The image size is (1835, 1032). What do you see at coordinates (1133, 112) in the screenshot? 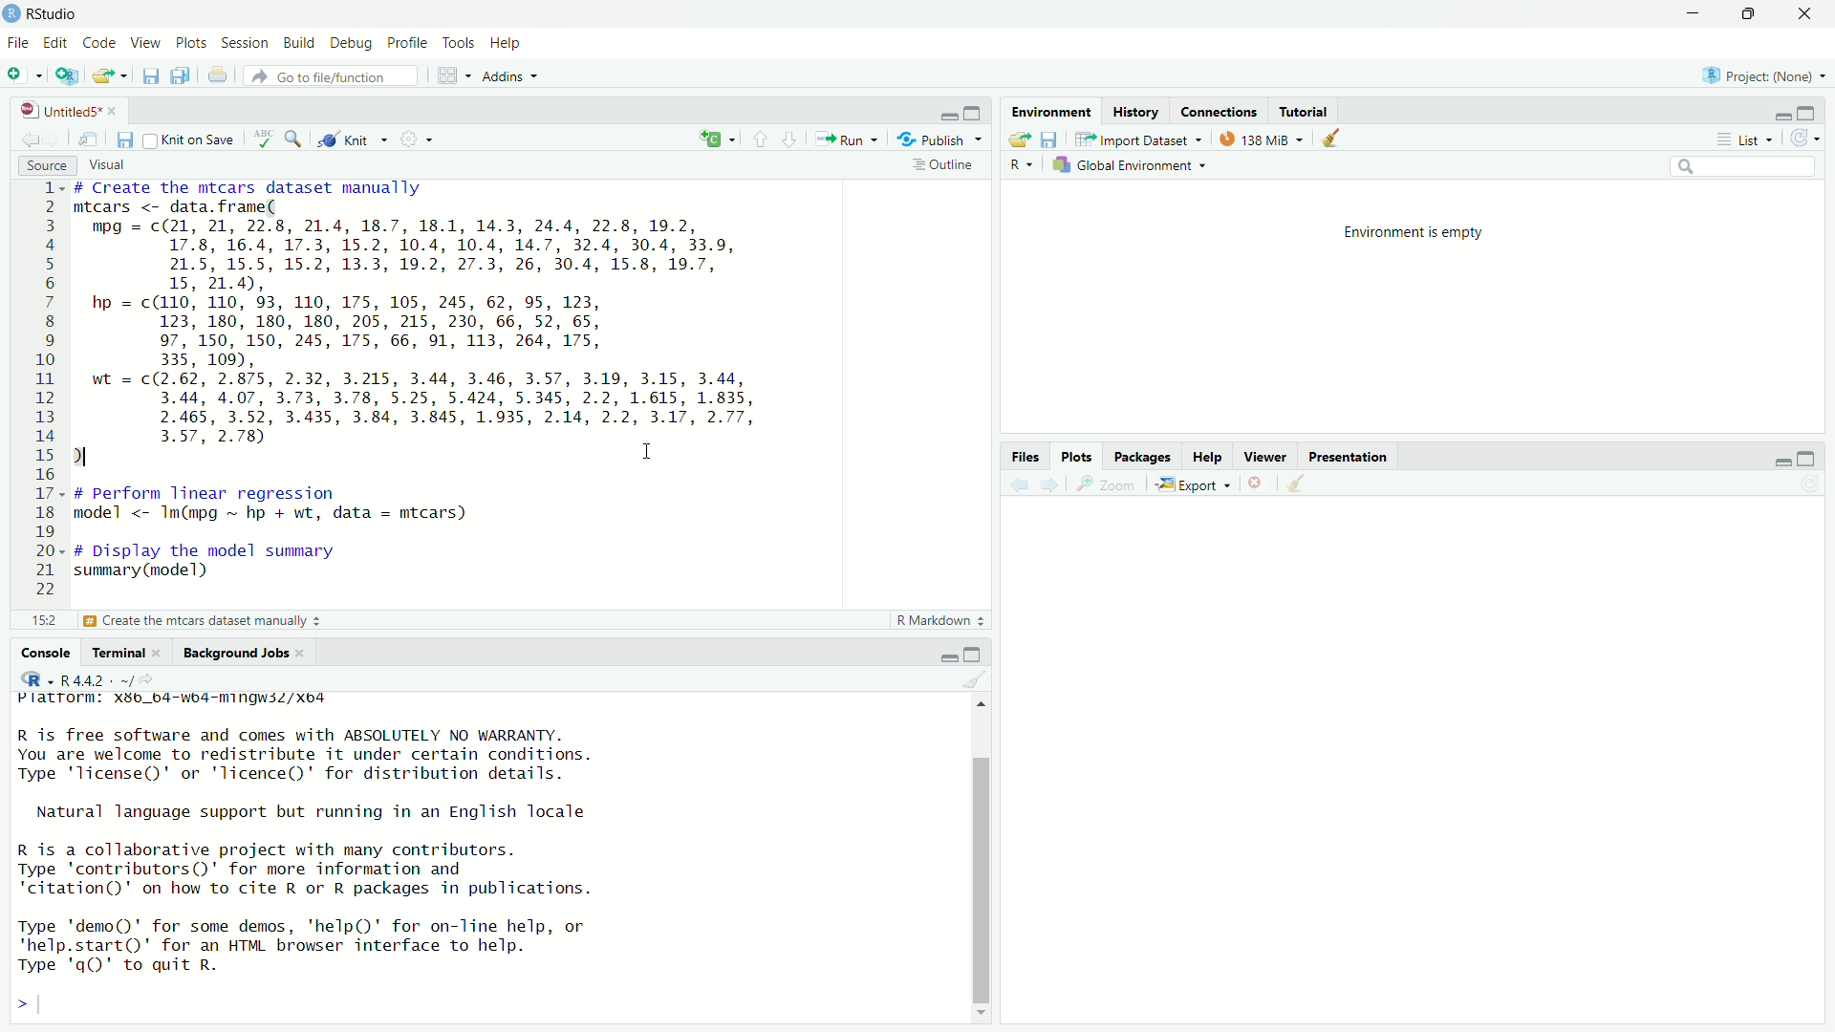
I see `History` at bounding box center [1133, 112].